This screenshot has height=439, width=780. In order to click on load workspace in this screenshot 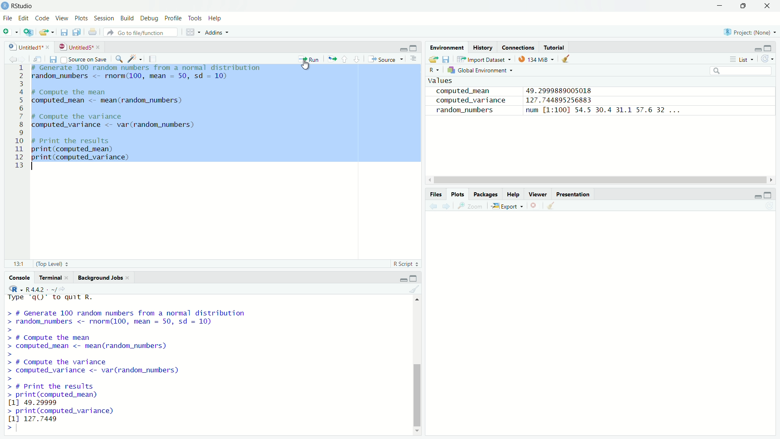, I will do `click(433, 59)`.